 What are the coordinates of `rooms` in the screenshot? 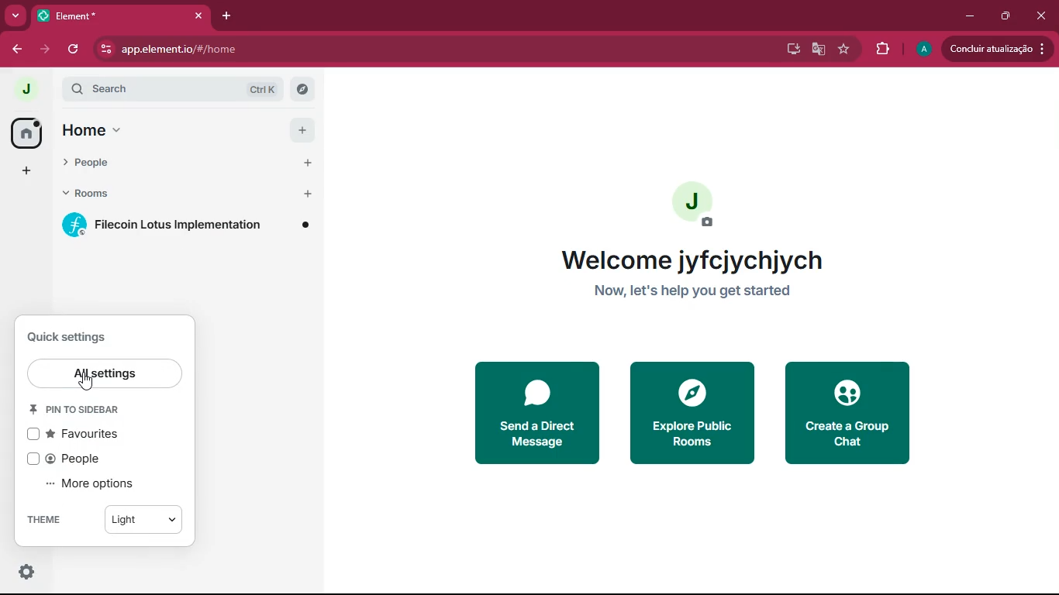 It's located at (151, 195).